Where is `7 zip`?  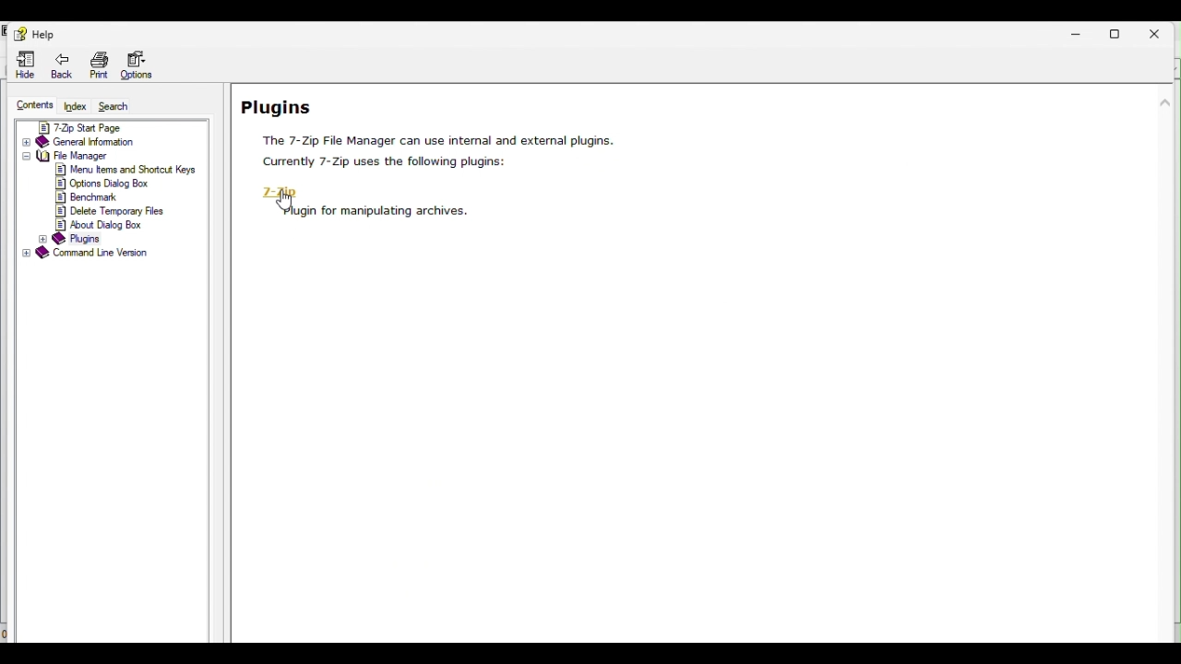 7 zip is located at coordinates (280, 194).